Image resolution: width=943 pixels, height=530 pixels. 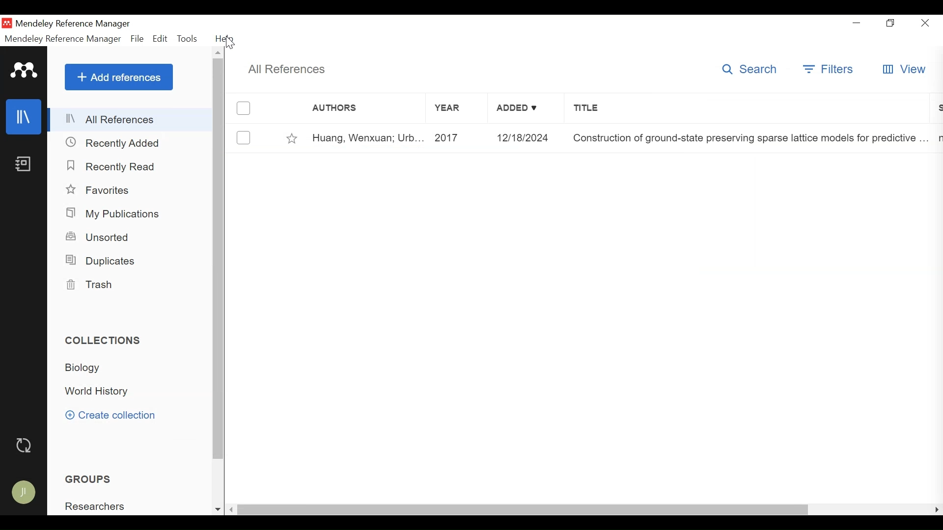 I want to click on Restore, so click(x=889, y=24).